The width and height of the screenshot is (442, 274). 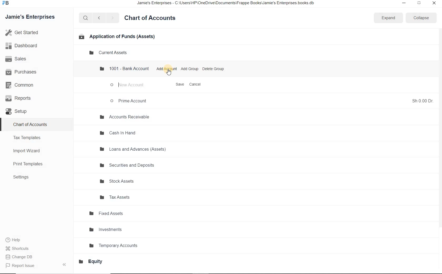 I want to click on backward, so click(x=99, y=18).